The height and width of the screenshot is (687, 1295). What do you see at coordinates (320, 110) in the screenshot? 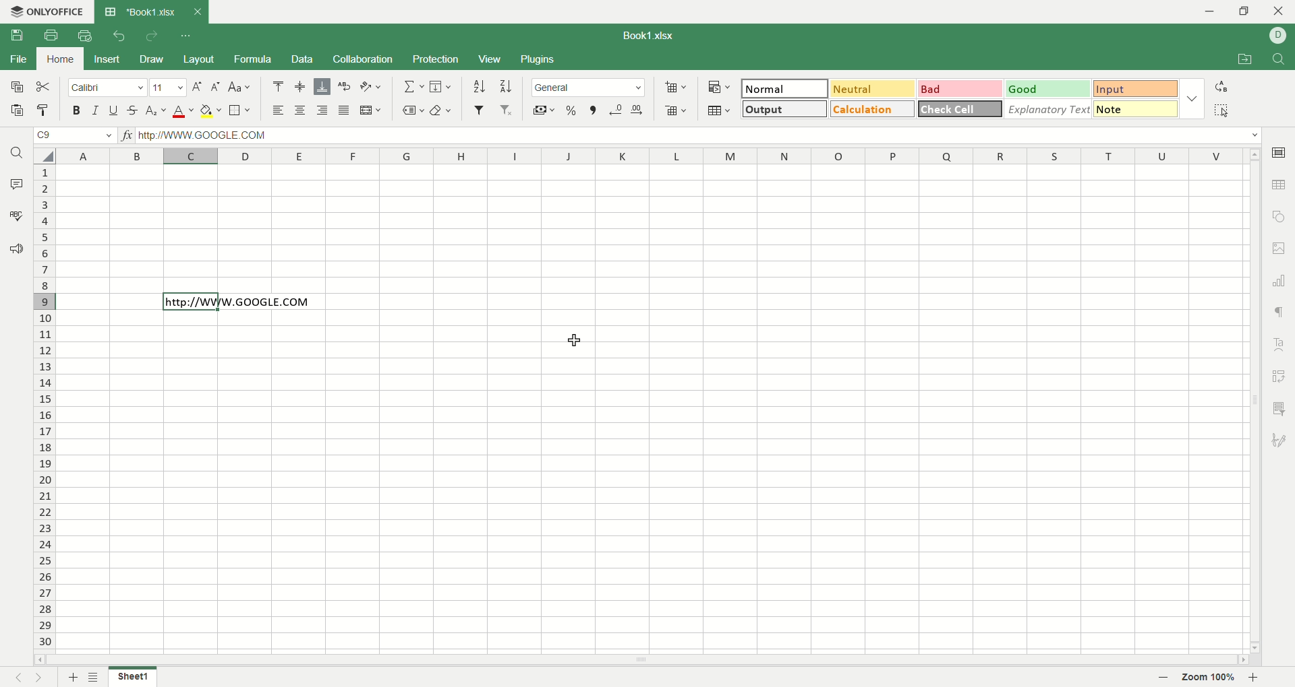
I see `align right` at bounding box center [320, 110].